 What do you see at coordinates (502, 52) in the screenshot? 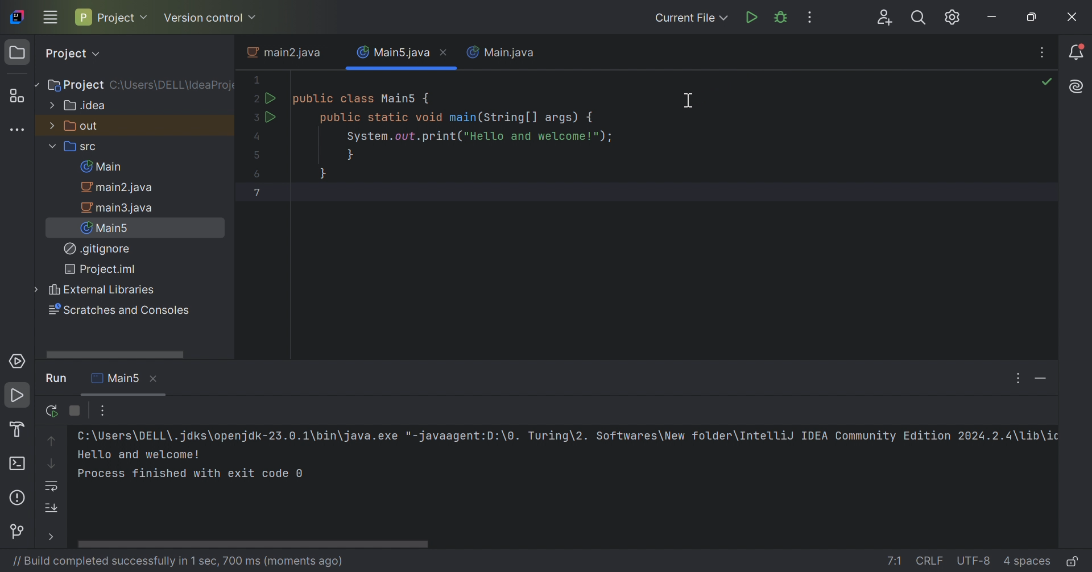
I see `Main.java` at bounding box center [502, 52].